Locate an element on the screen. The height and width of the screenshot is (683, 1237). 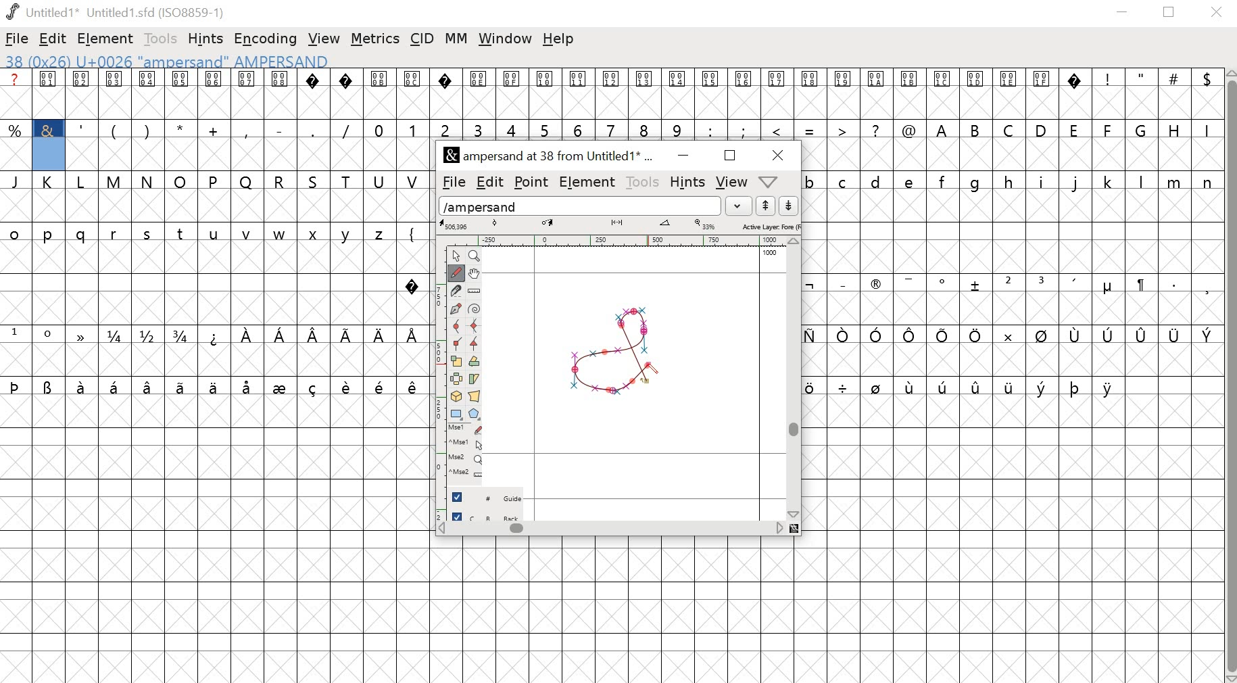
pointer is located at coordinates (455, 255).